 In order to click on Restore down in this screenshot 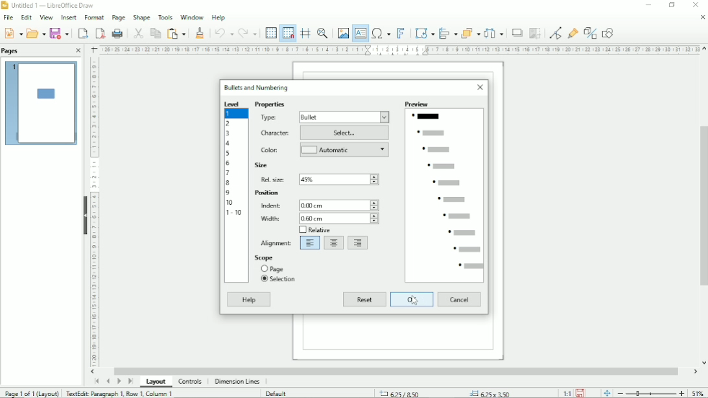, I will do `click(672, 5)`.